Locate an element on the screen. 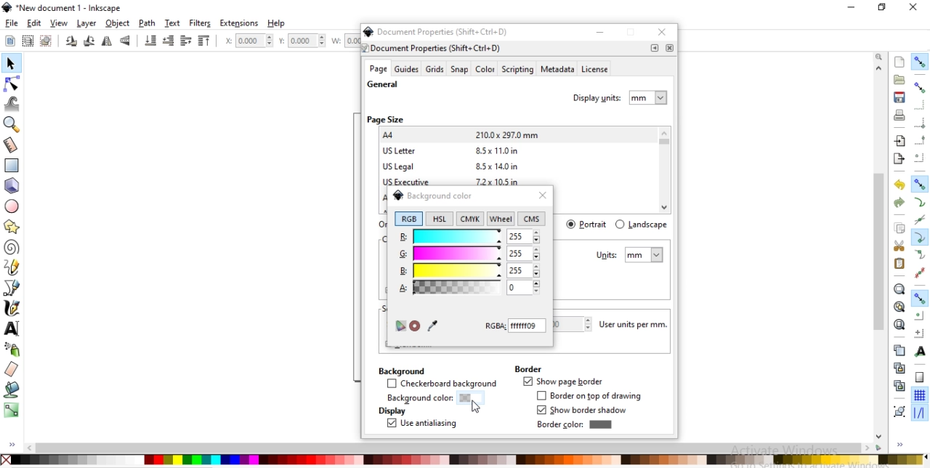 The width and height of the screenshot is (930, 468). bordercolor is located at coordinates (574, 424).